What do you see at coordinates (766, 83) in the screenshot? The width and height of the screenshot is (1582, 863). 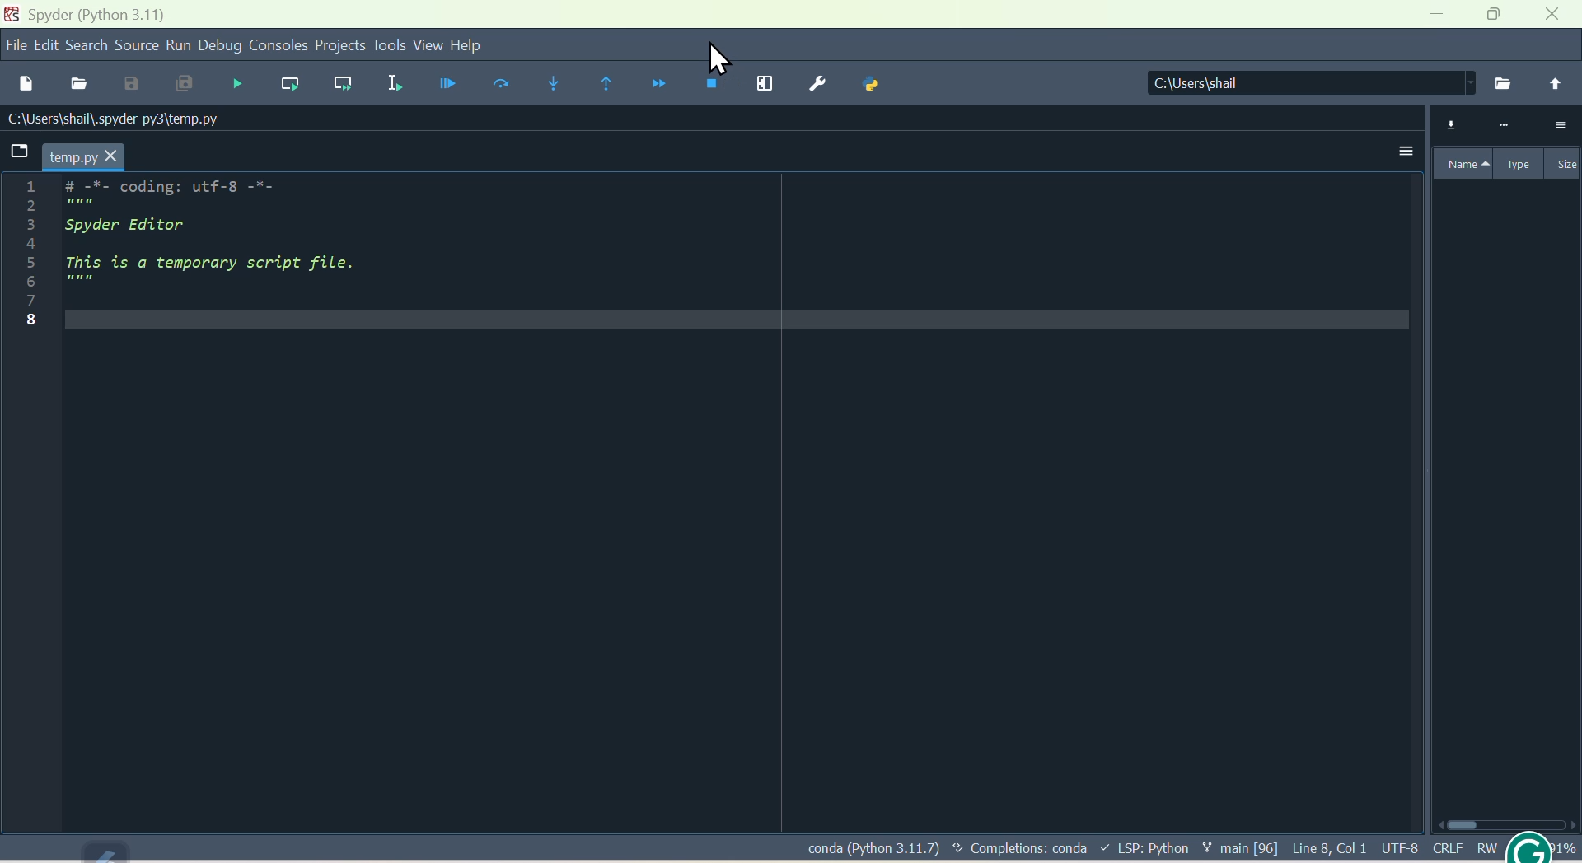 I see `Maximise current window` at bounding box center [766, 83].